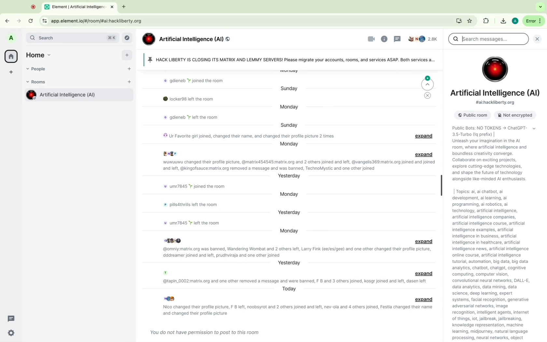  I want to click on expand, so click(425, 155).